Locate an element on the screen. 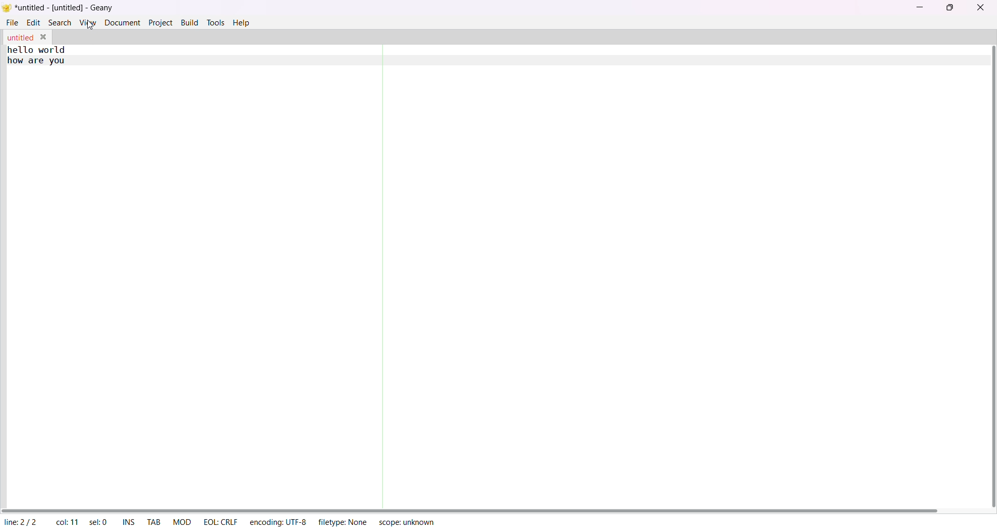  build is located at coordinates (188, 22).